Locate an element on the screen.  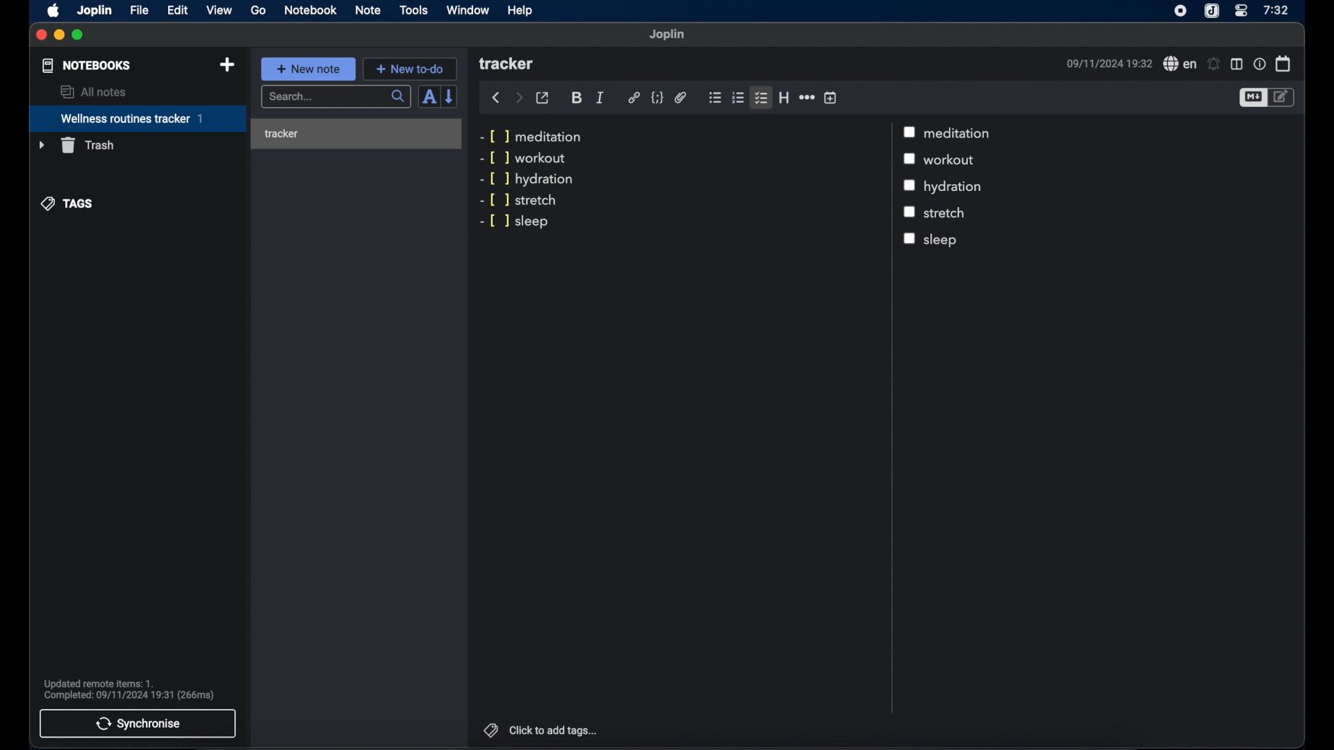
toggle editor is located at coordinates (1252, 97).